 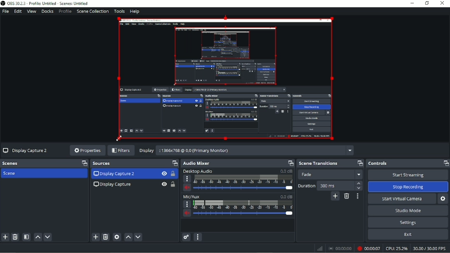 What do you see at coordinates (138, 237) in the screenshot?
I see `Move source(s) down` at bounding box center [138, 237].